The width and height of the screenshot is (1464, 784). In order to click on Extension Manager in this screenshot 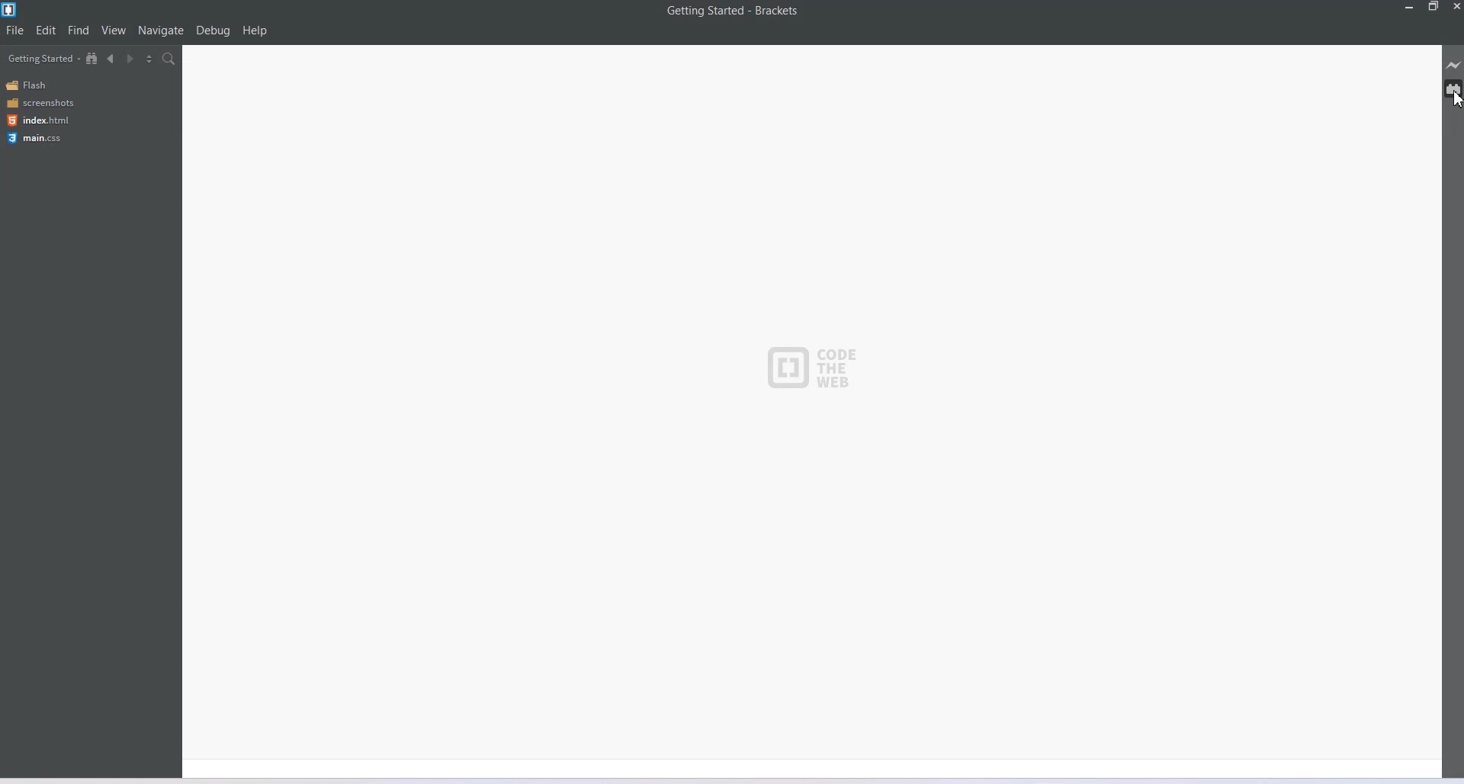, I will do `click(1454, 88)`.